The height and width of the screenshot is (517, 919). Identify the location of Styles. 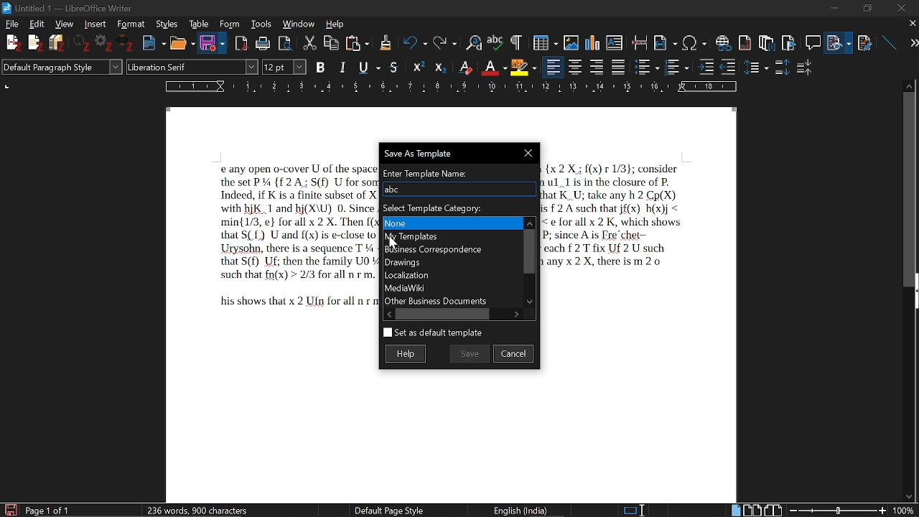
(166, 24).